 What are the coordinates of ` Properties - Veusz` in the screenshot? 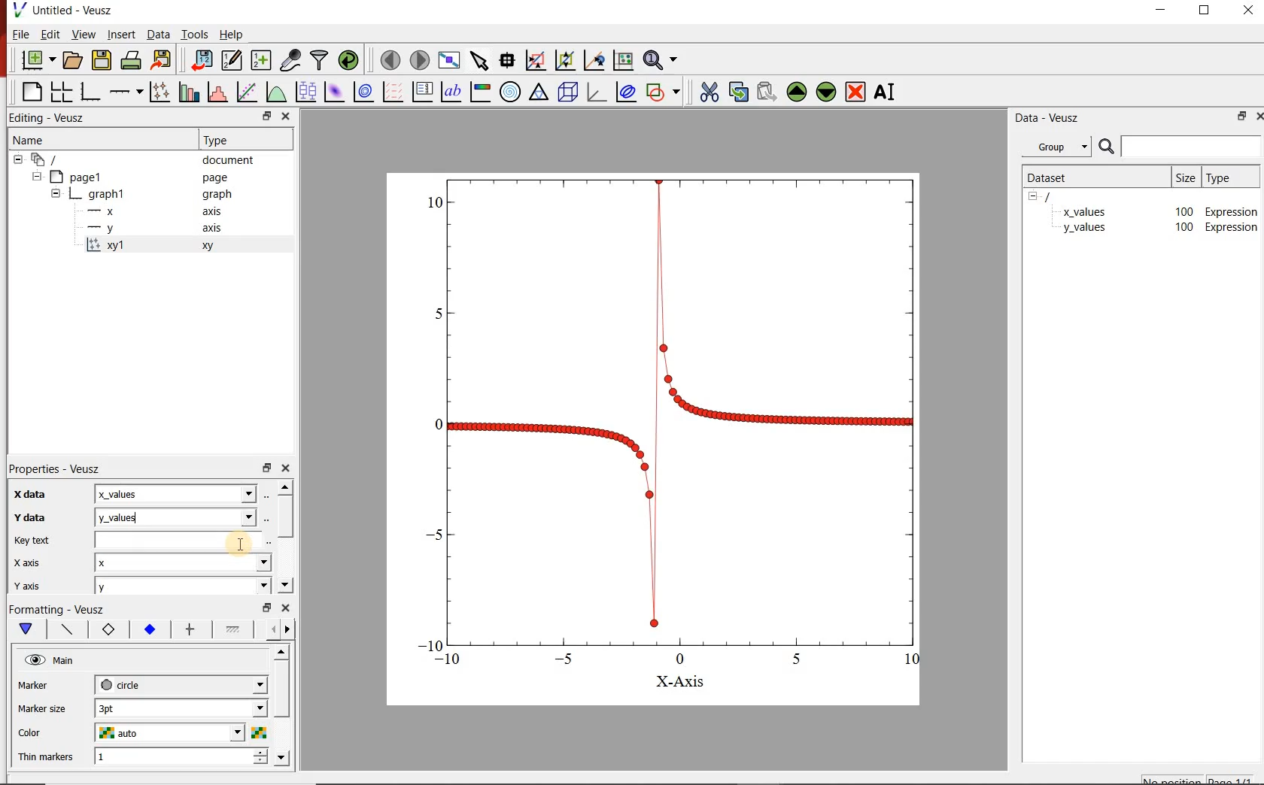 It's located at (59, 468).